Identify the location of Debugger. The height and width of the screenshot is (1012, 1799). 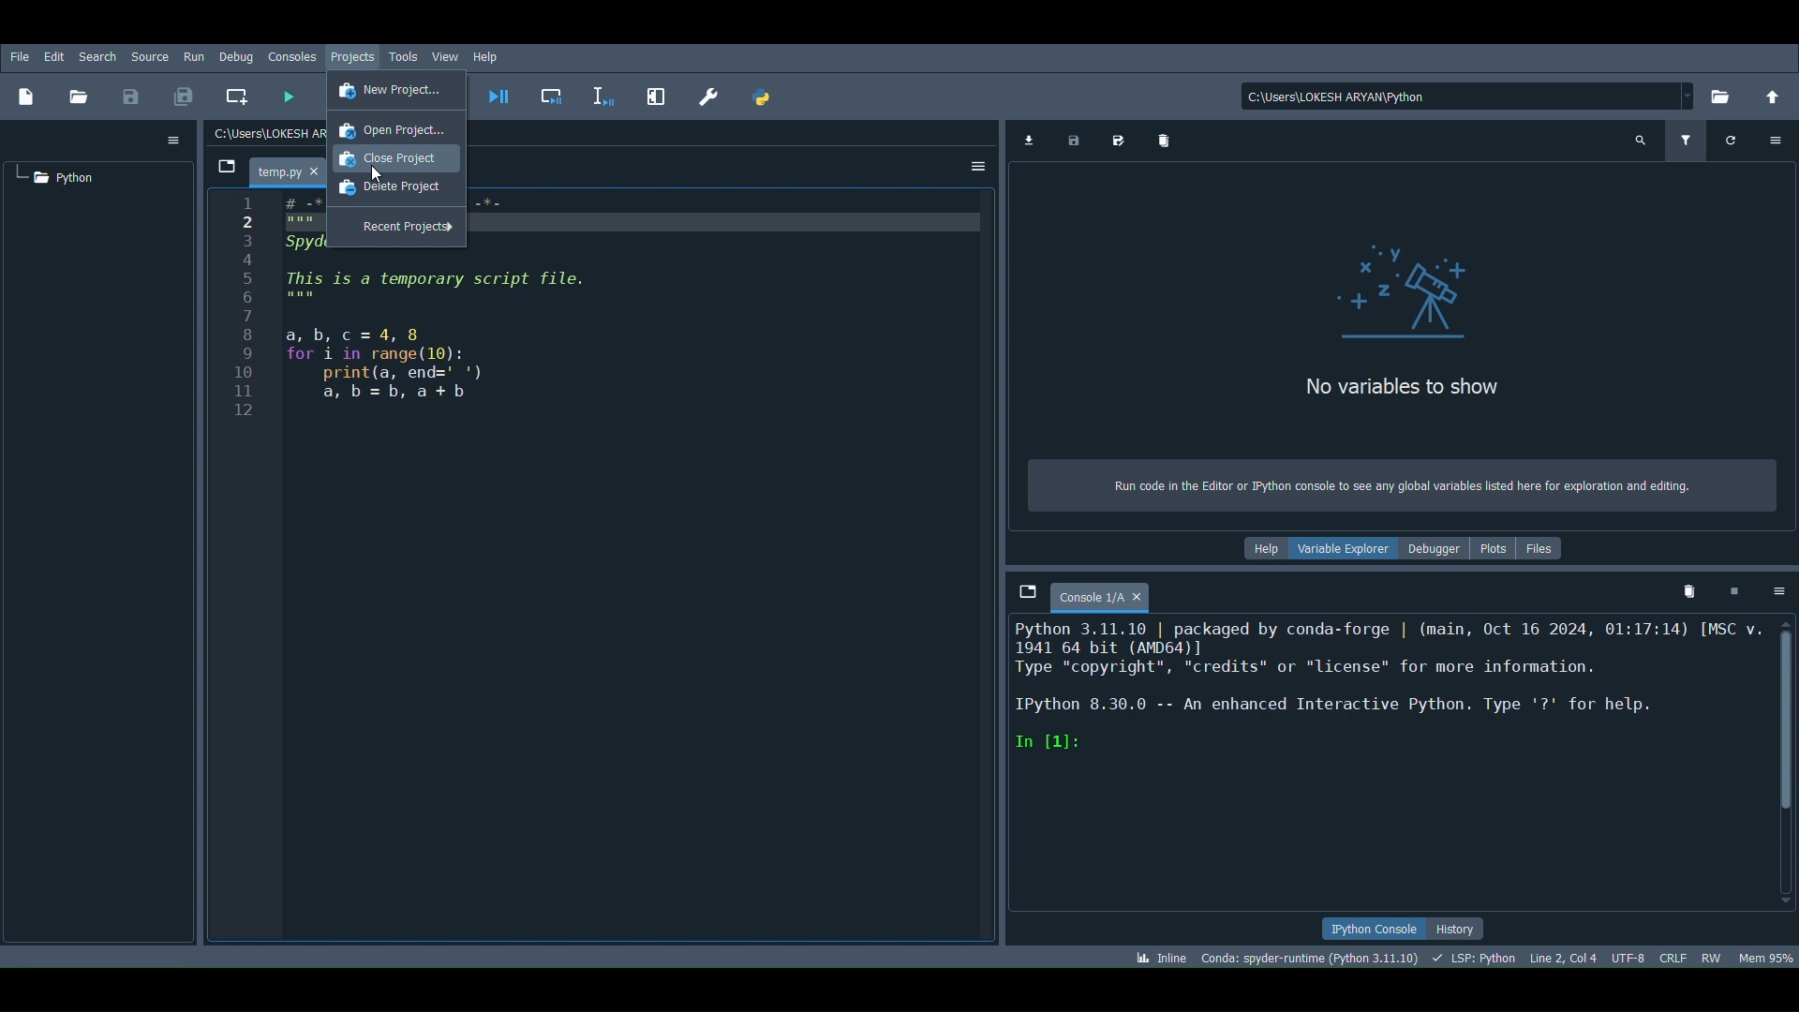
(1438, 549).